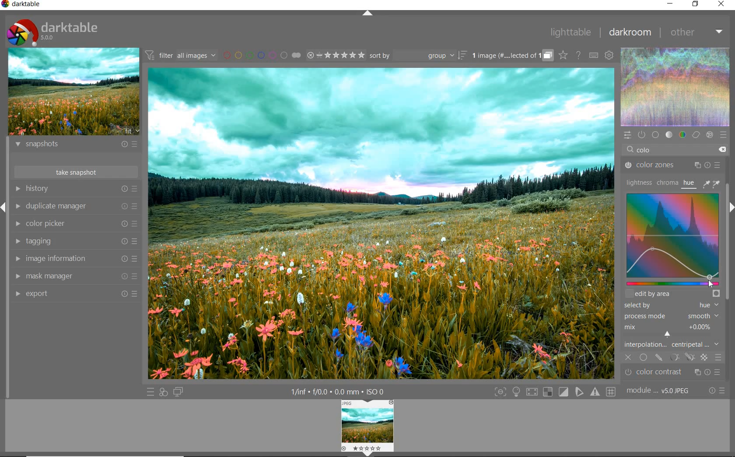 The image size is (735, 457). I want to click on quick access panel, so click(628, 135).